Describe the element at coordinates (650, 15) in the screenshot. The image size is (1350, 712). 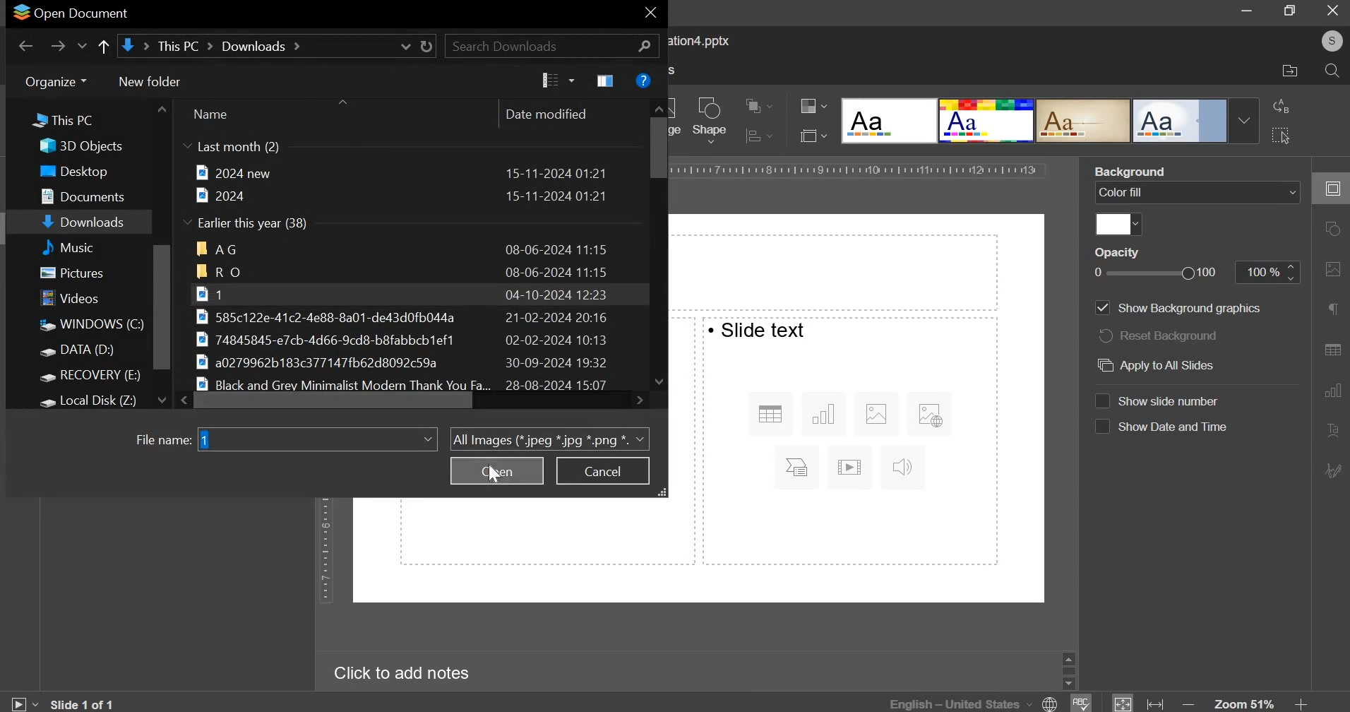
I see `exit` at that location.